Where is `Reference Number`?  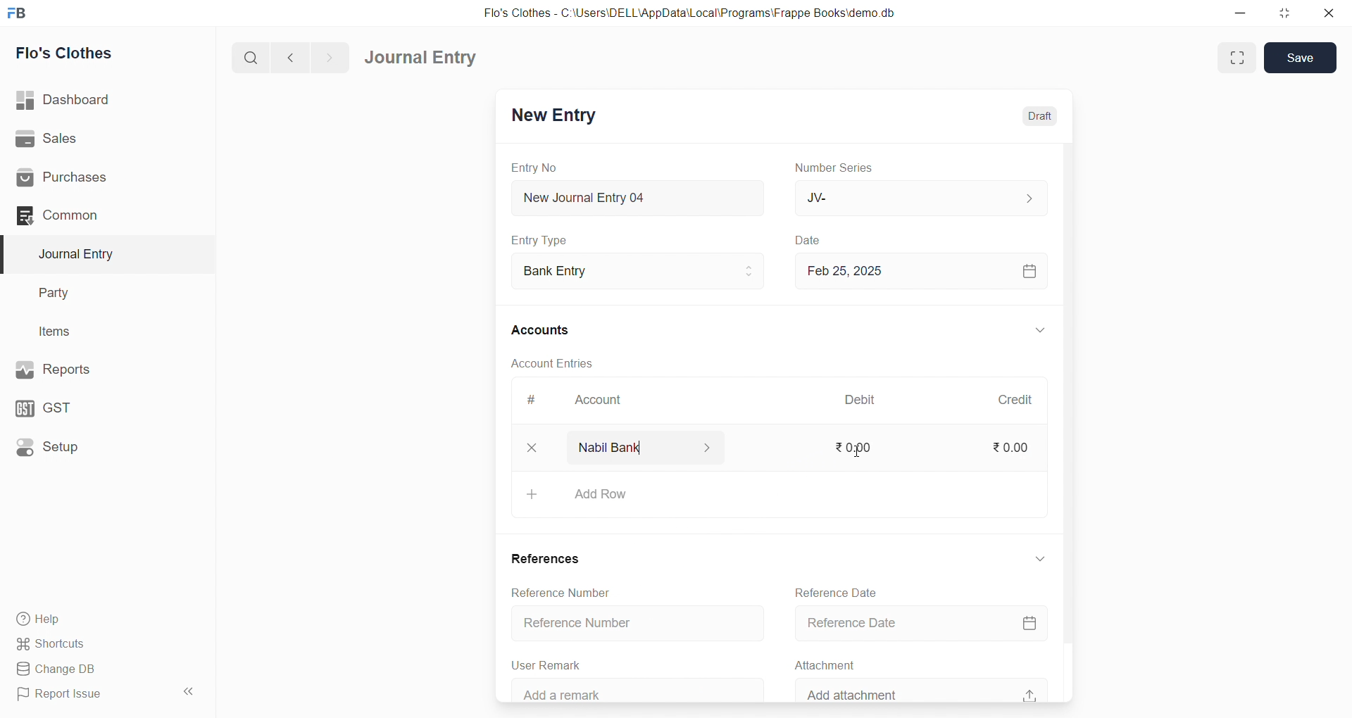
Reference Number is located at coordinates (626, 623).